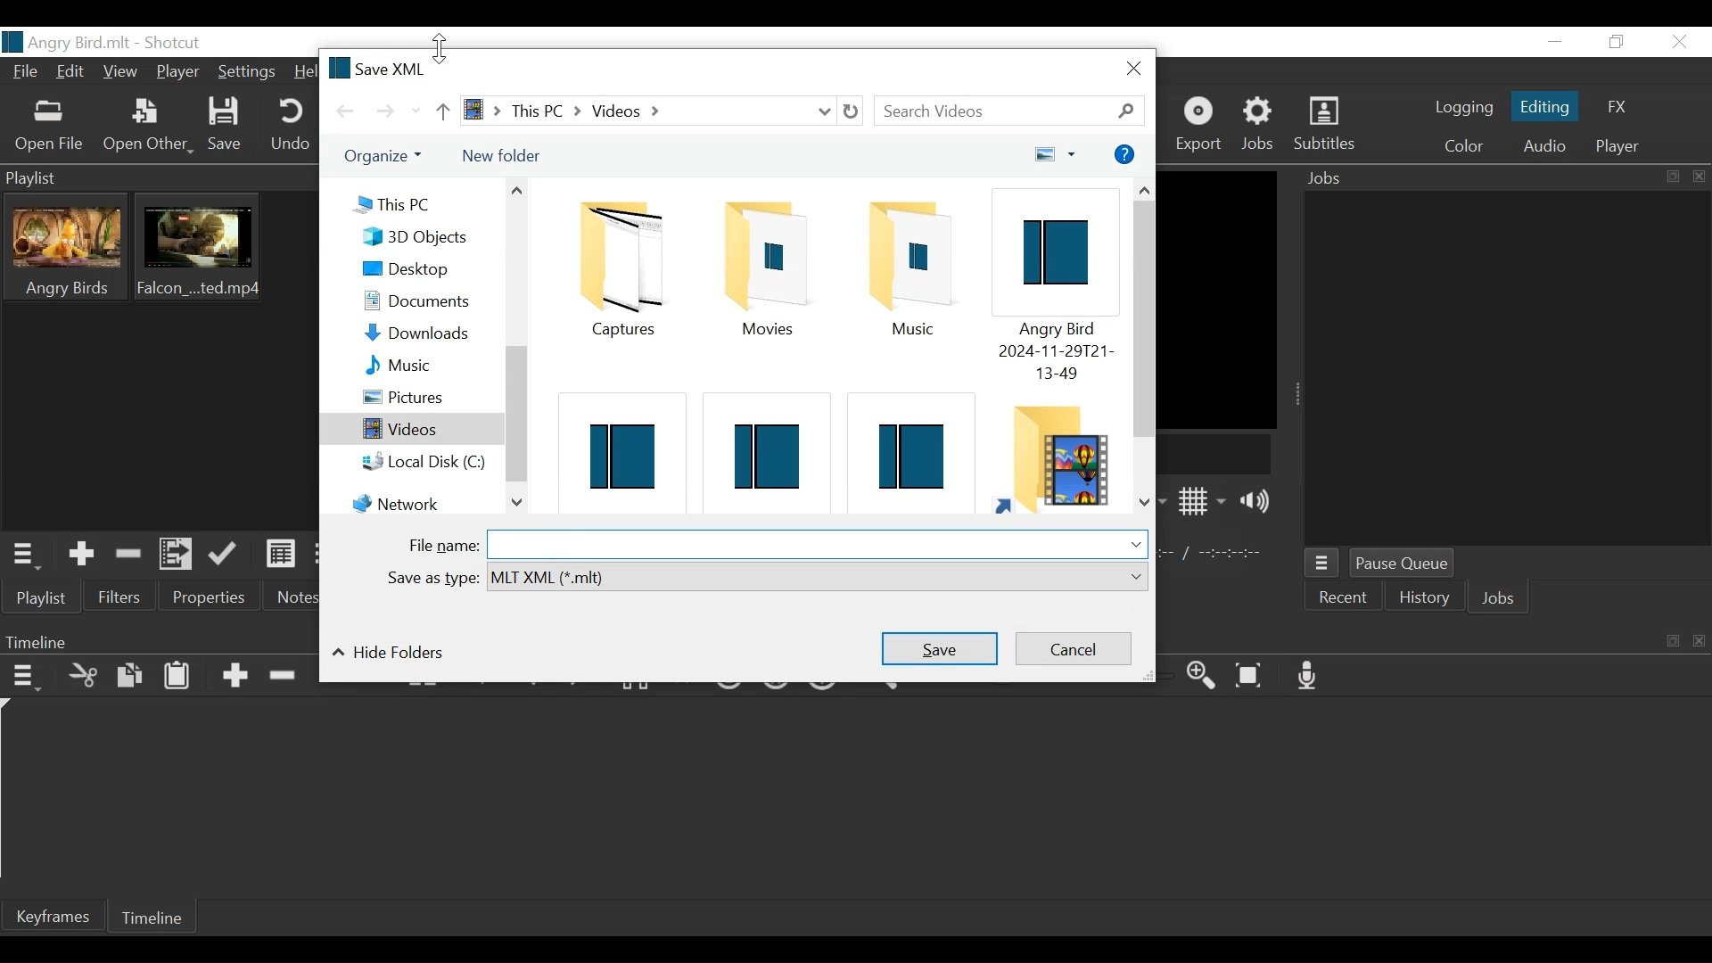 The height and width of the screenshot is (963, 1712). Describe the element at coordinates (645, 111) in the screenshot. I see `File Path` at that location.